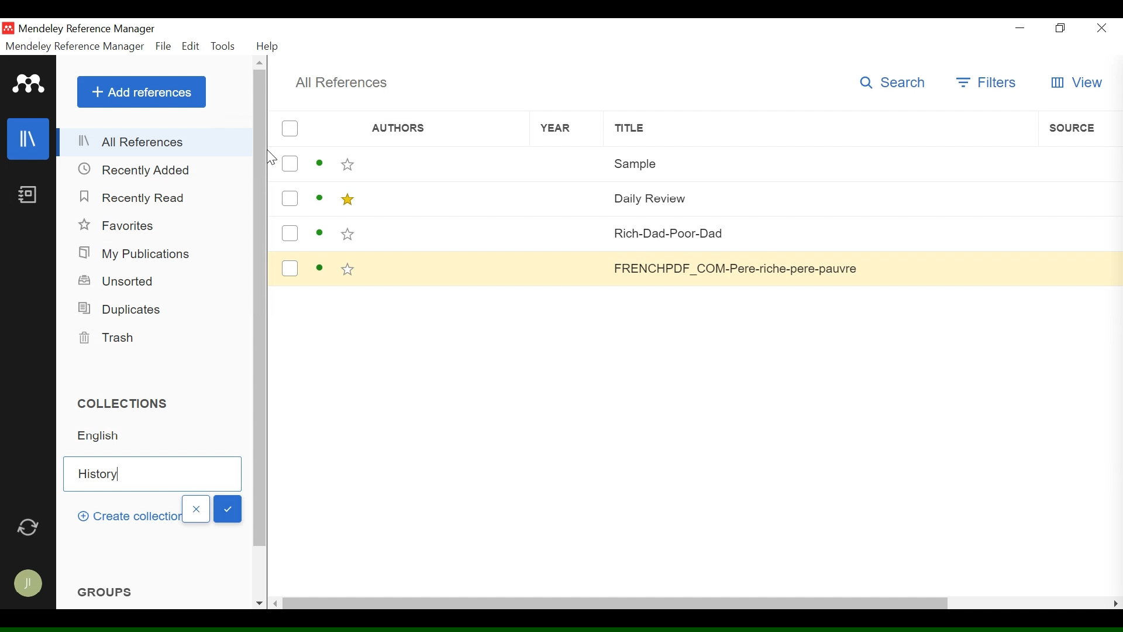  I want to click on Help, so click(268, 47).